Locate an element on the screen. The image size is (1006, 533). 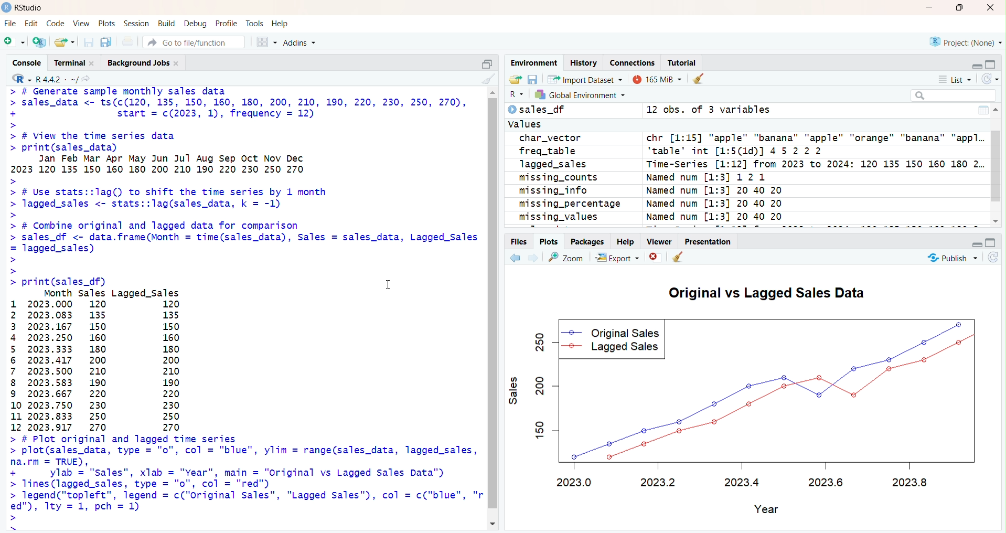
maximize is located at coordinates (959, 7).